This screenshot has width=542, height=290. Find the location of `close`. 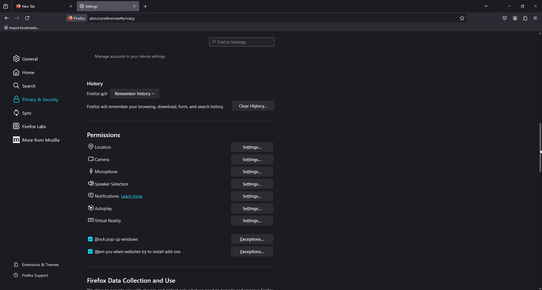

close is located at coordinates (536, 6).